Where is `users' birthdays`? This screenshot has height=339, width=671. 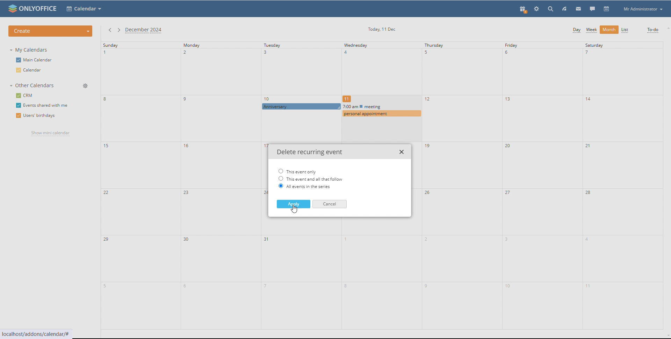 users' birthdays is located at coordinates (36, 116).